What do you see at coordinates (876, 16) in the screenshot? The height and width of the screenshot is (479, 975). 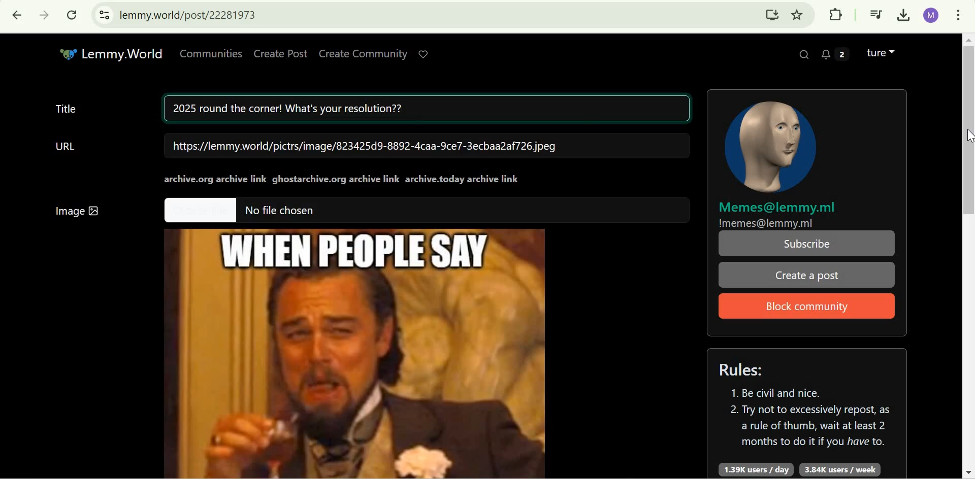 I see `Control your music, videos, and more` at bounding box center [876, 16].